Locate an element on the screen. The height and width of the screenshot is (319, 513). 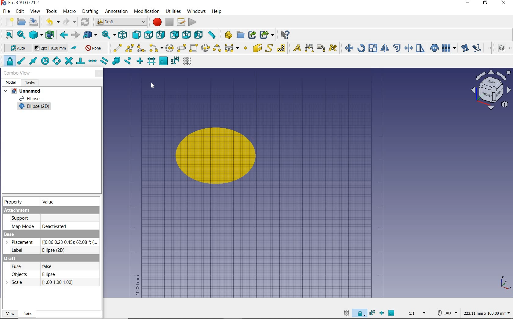
trimex is located at coordinates (408, 48).